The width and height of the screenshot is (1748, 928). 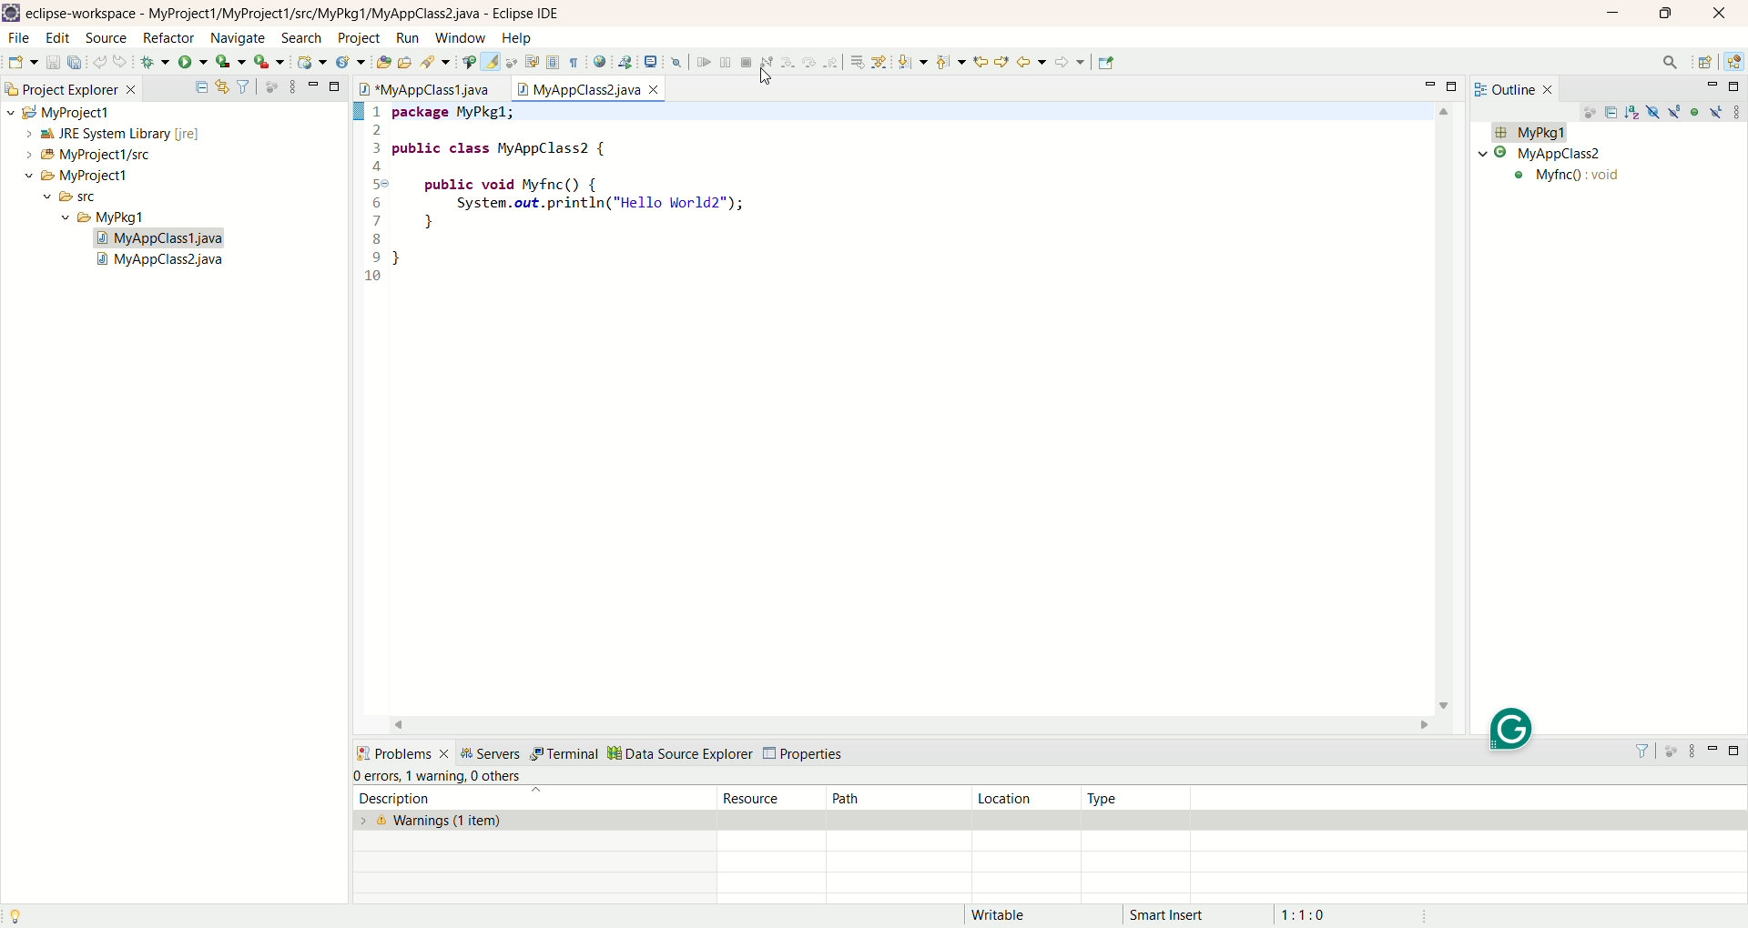 What do you see at coordinates (87, 199) in the screenshot?
I see `src` at bounding box center [87, 199].